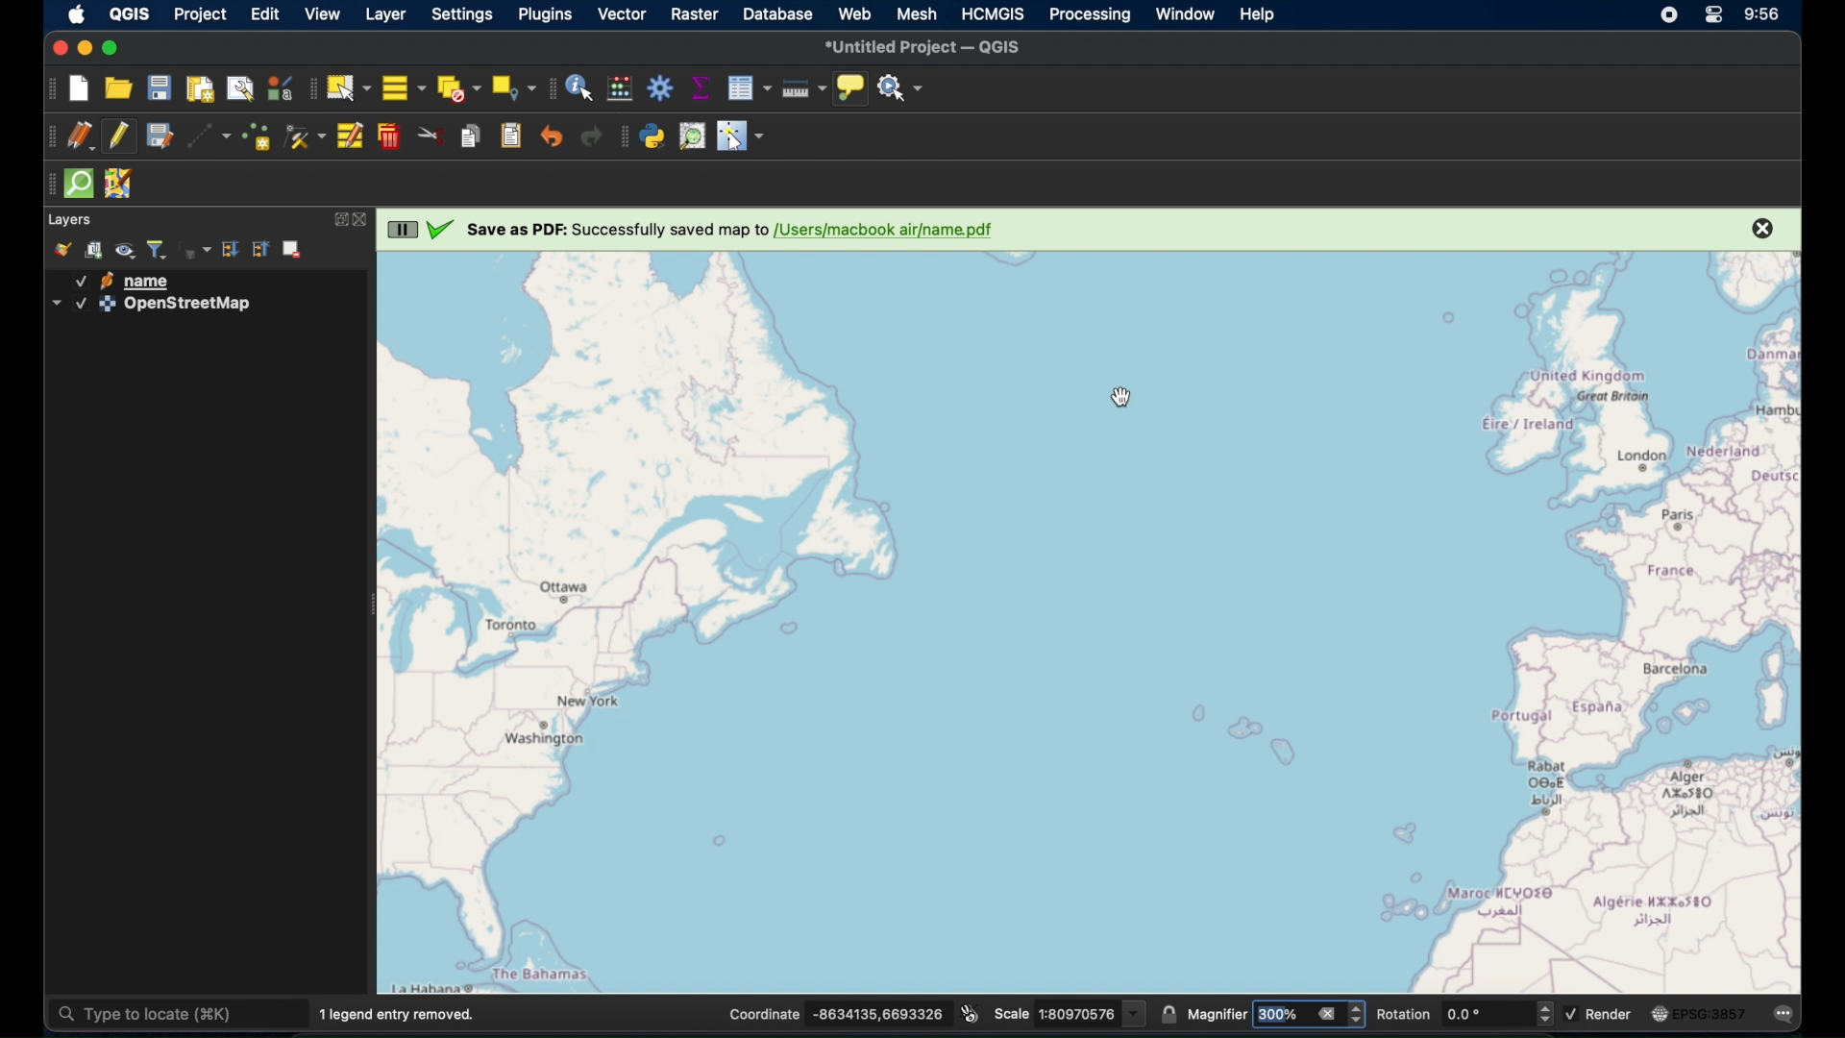 The image size is (1845, 1038). I want to click on open layer styling panel, so click(62, 250).